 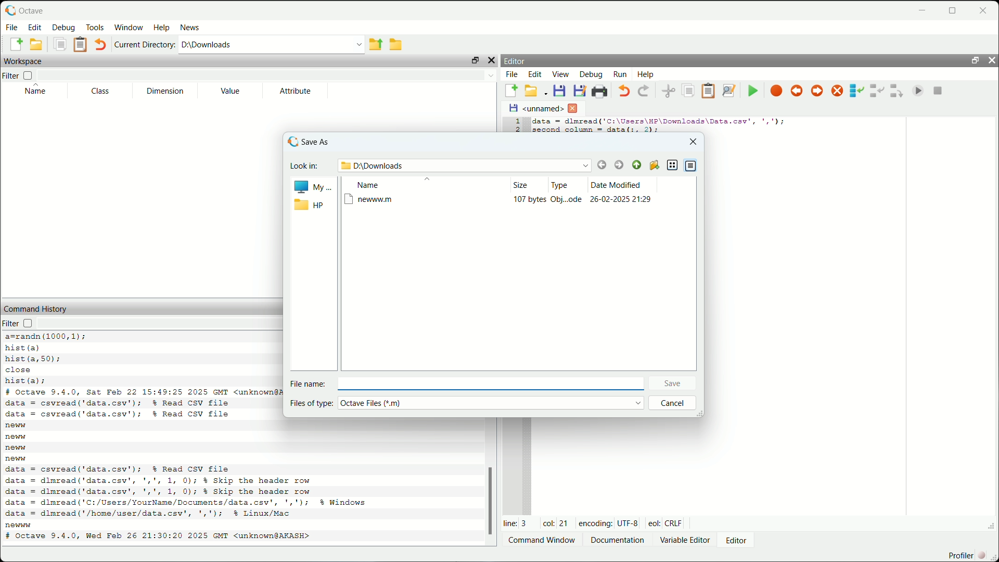 I want to click on quit debug mode, so click(x=939, y=88).